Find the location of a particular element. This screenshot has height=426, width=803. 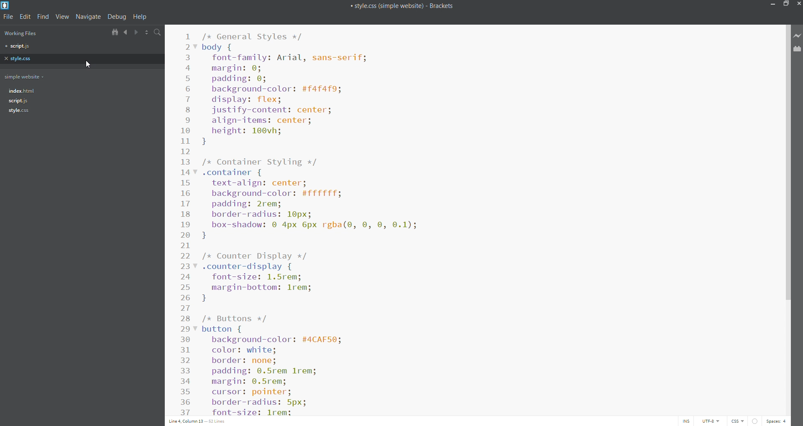

show in file tree is located at coordinates (115, 33).